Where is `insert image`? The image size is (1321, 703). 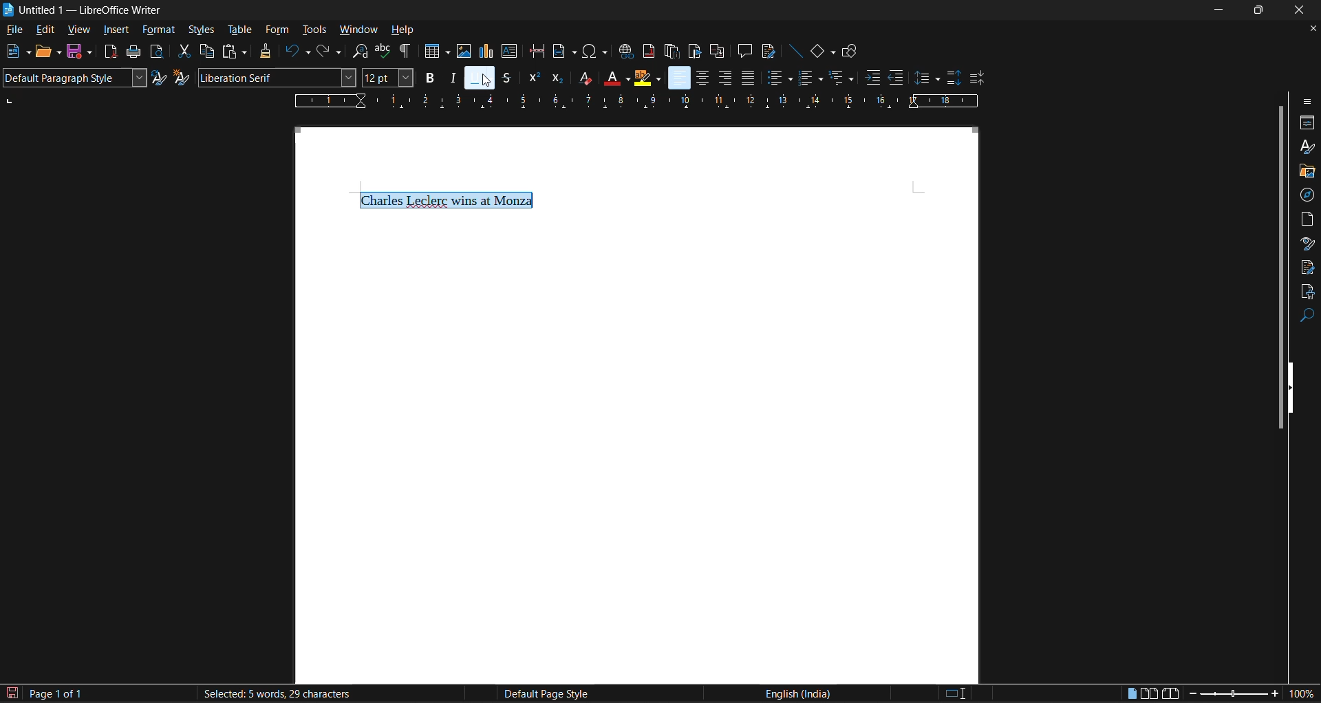
insert image is located at coordinates (462, 52).